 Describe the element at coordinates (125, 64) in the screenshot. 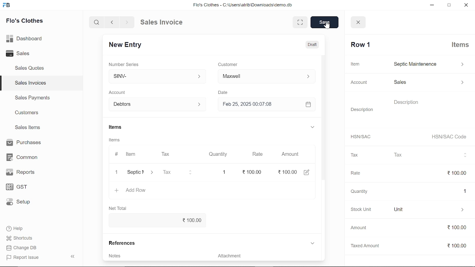

I see `‘Number Series` at that location.